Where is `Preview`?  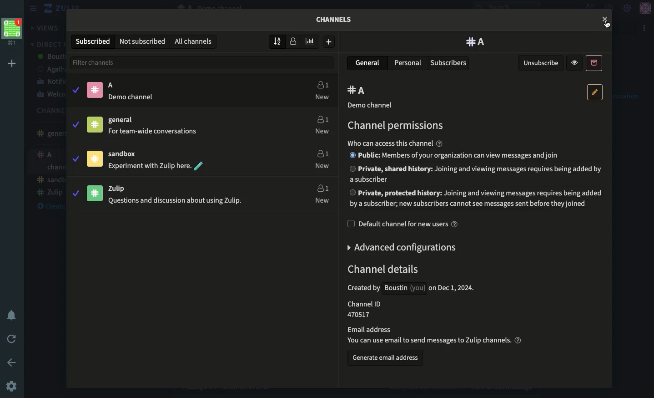
Preview is located at coordinates (576, 62).